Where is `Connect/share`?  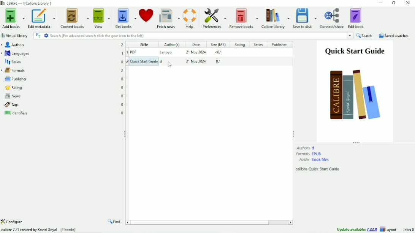 Connect/share is located at coordinates (332, 18).